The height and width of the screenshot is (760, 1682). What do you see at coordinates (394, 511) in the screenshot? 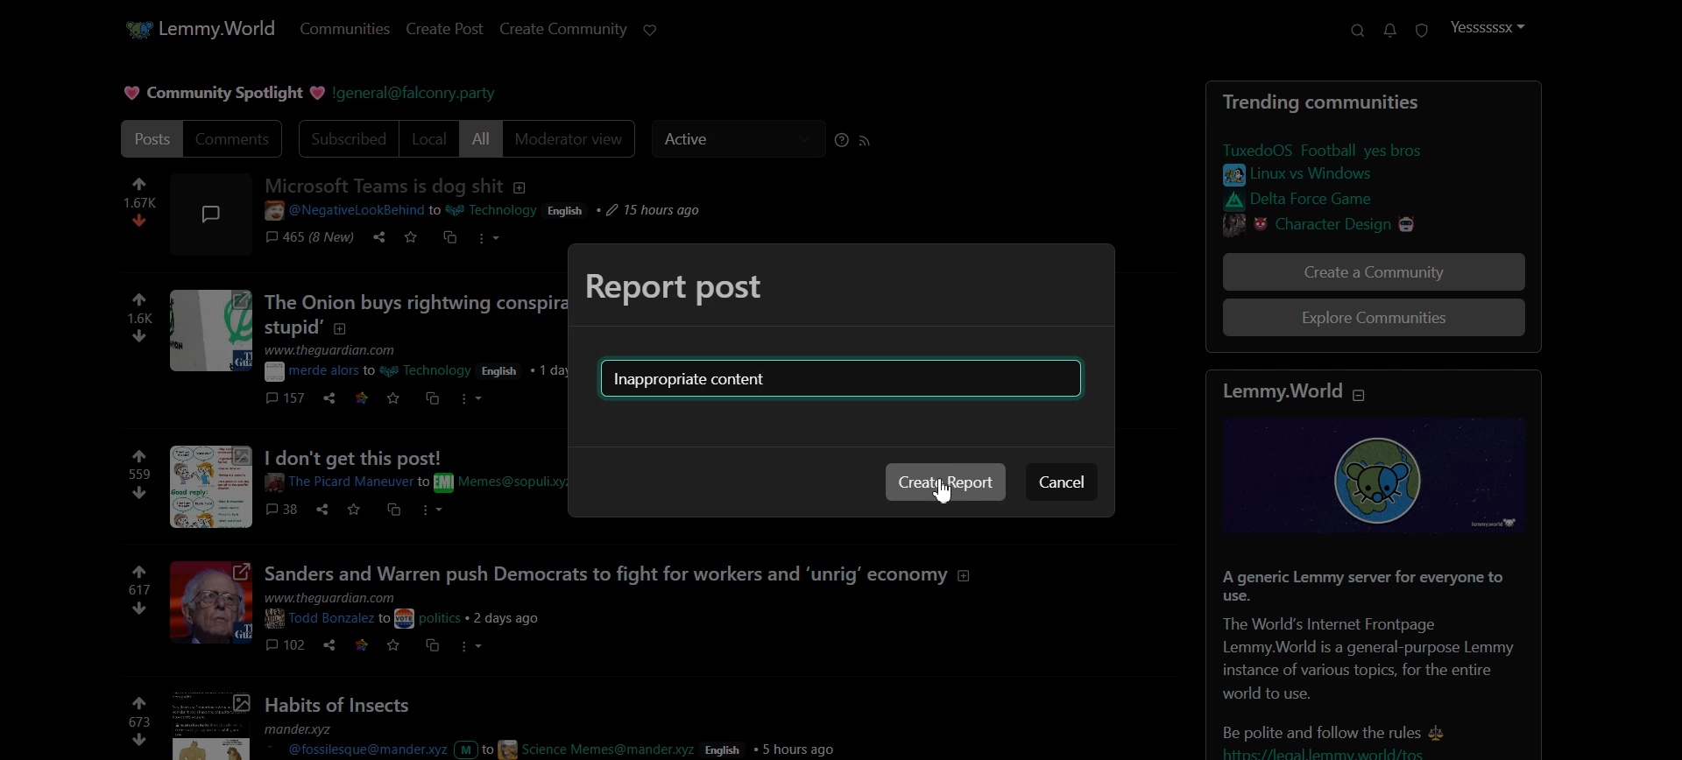
I see `cs` at bounding box center [394, 511].